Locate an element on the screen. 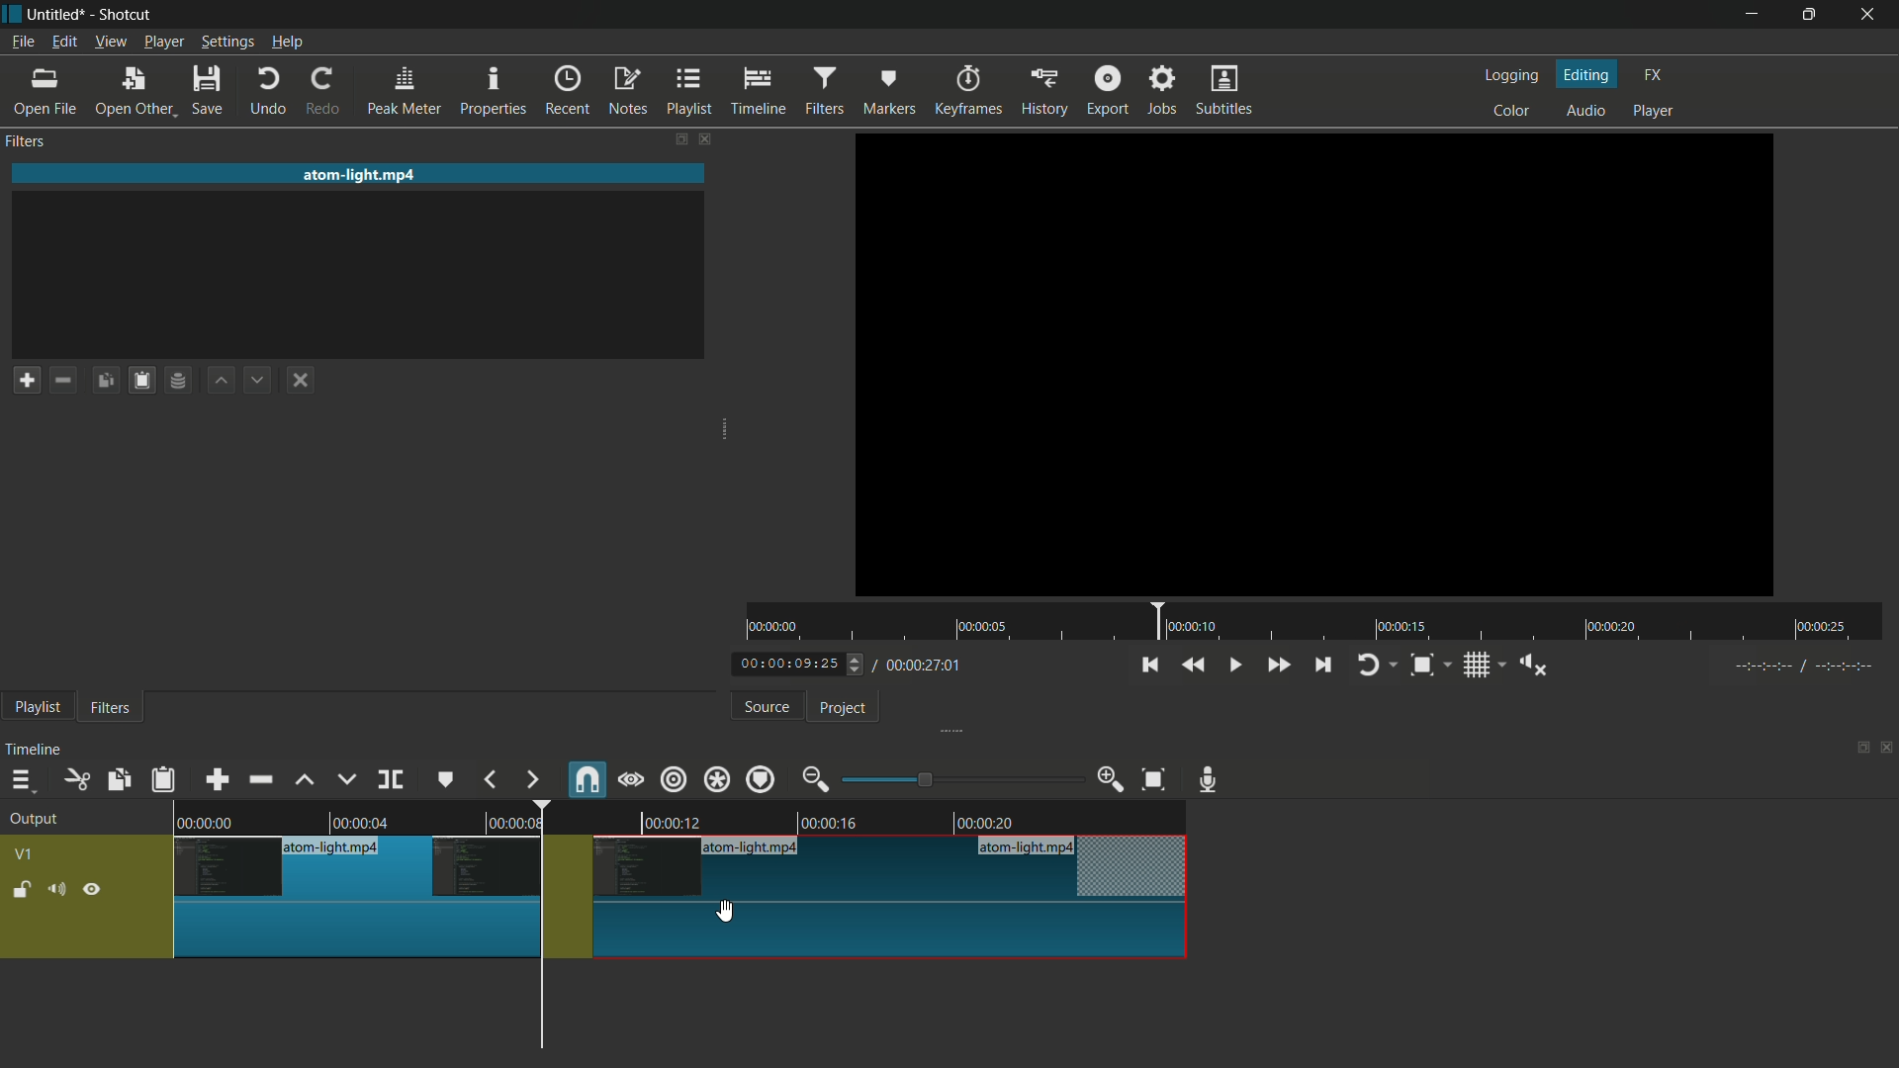  history is located at coordinates (1041, 92).